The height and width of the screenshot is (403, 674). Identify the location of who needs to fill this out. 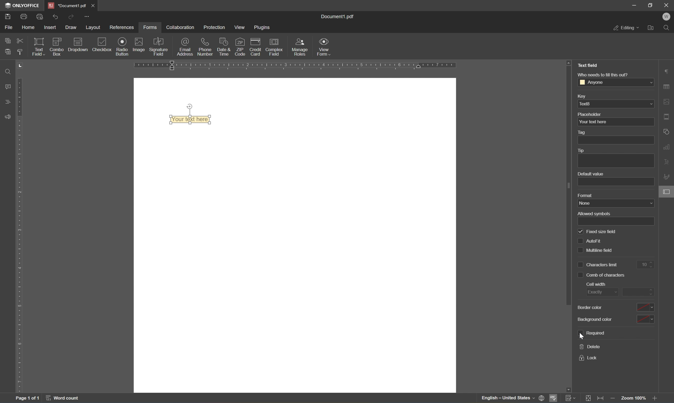
(604, 75).